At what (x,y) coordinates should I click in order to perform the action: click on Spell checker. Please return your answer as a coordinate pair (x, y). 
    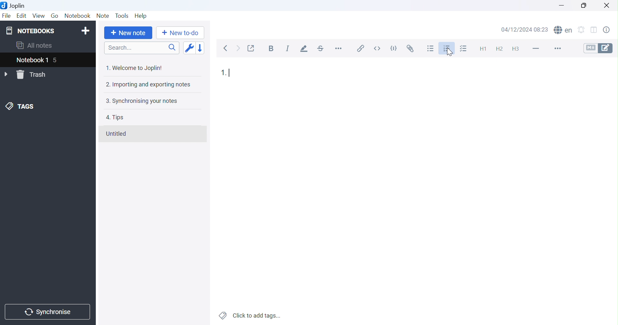
    Looking at the image, I should click on (564, 29).